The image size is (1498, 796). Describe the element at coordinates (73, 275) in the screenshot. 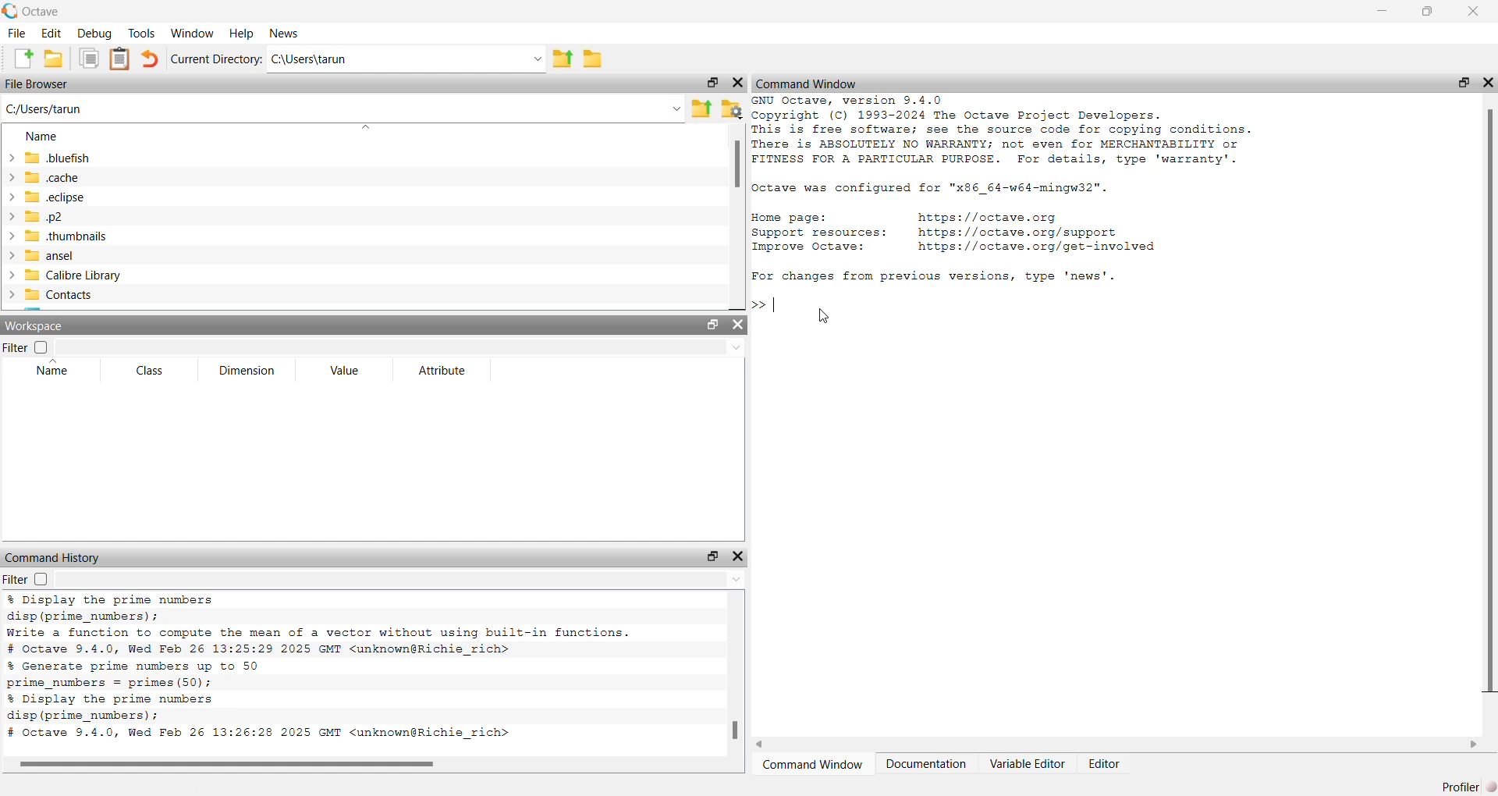

I see `Calibre Library` at that location.